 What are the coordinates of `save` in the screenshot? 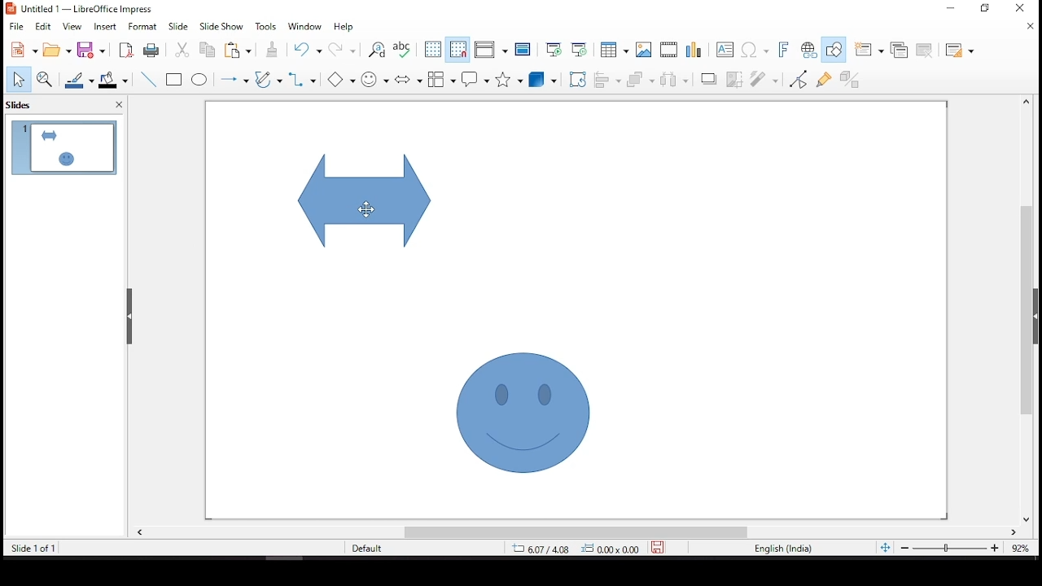 It's located at (658, 548).